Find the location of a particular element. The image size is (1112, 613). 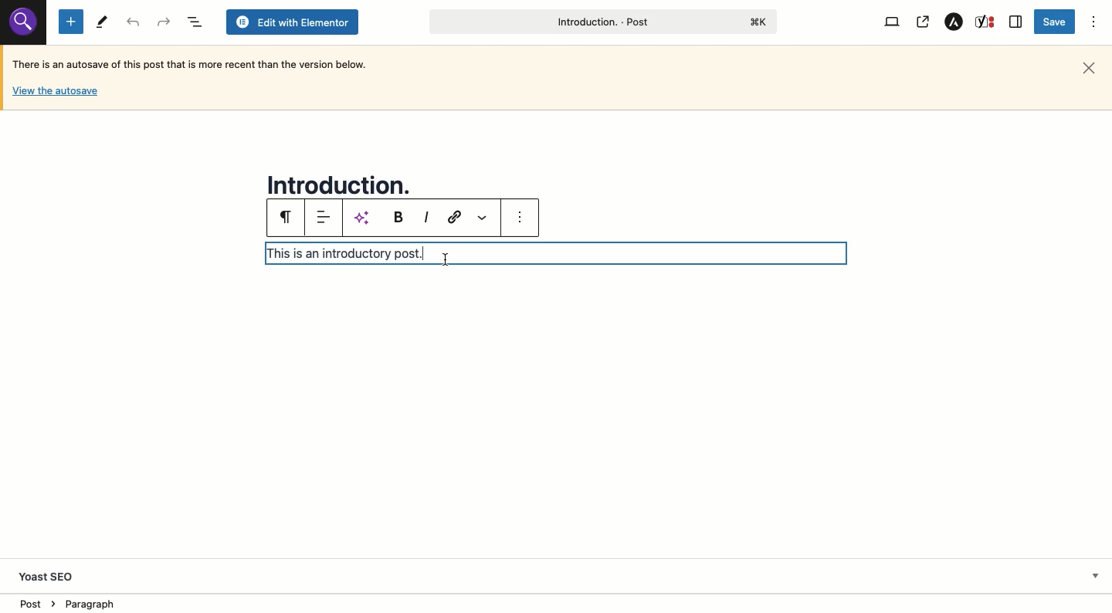

More is located at coordinates (483, 218).